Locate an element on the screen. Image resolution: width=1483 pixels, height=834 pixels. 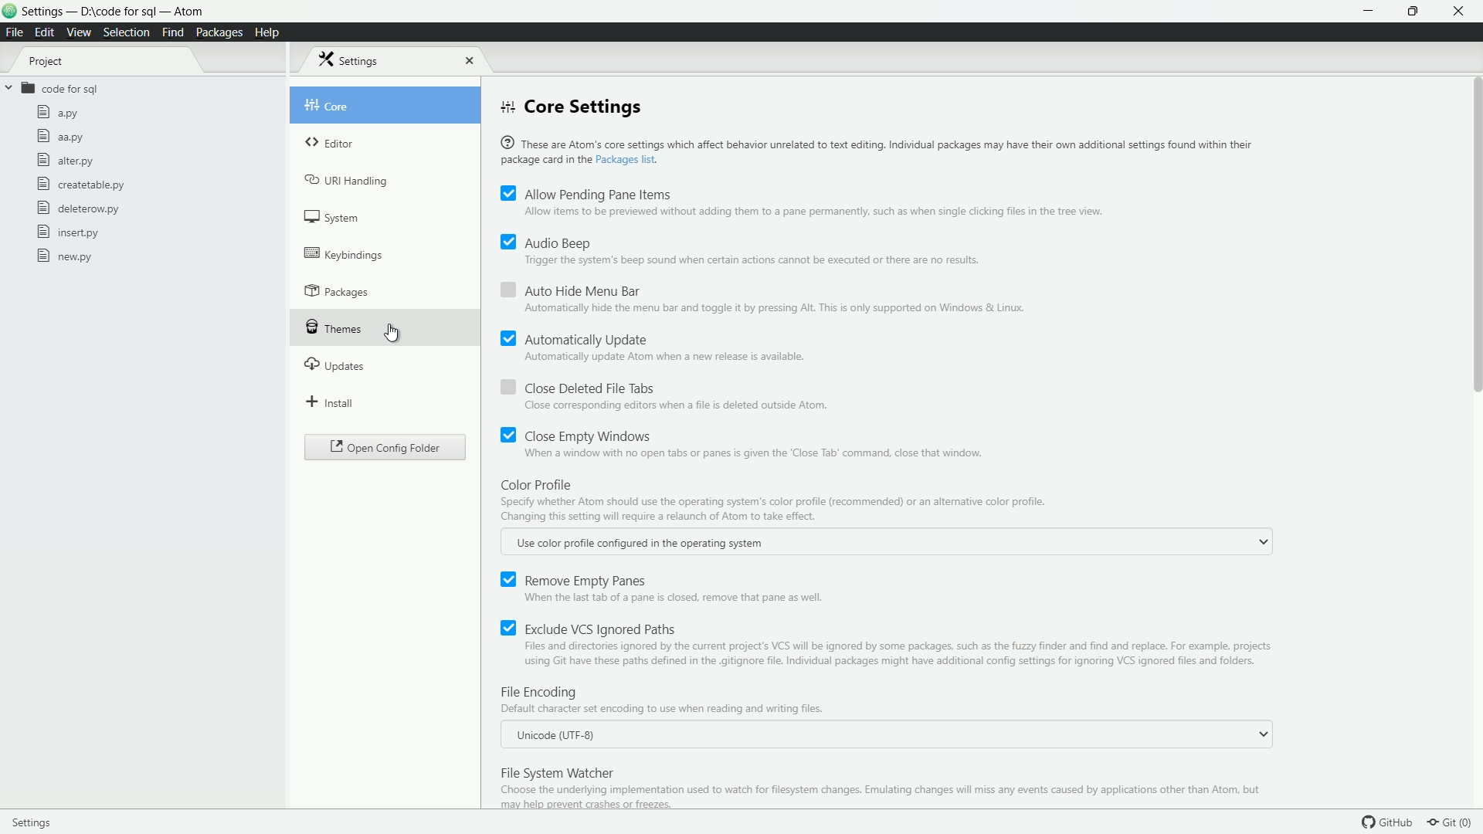
deleterow.py file is located at coordinates (78, 208).